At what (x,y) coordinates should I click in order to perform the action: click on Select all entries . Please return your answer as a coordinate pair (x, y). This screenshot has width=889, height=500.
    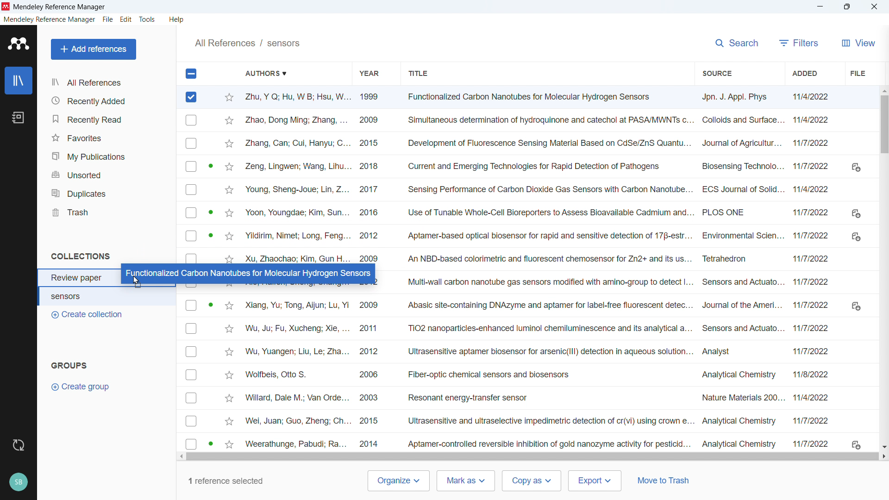
    Looking at the image, I should click on (190, 73).